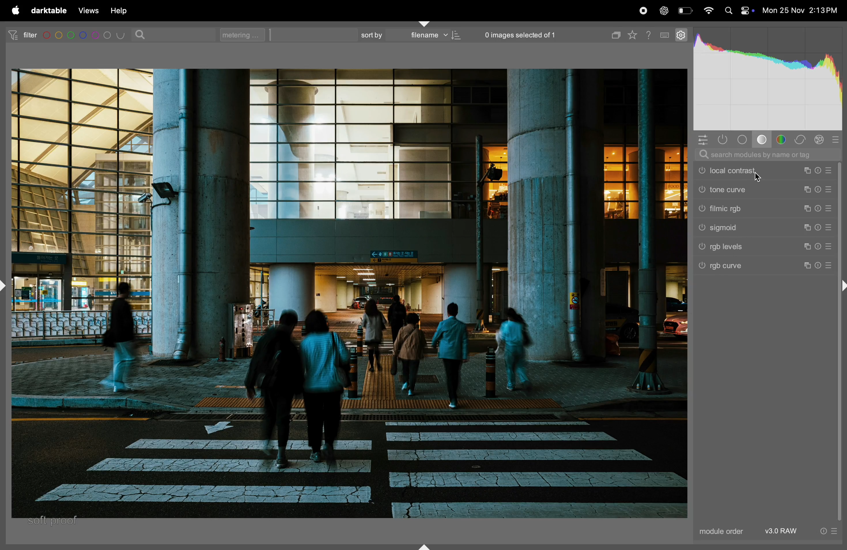  What do you see at coordinates (680, 34) in the screenshot?
I see `settings` at bounding box center [680, 34].